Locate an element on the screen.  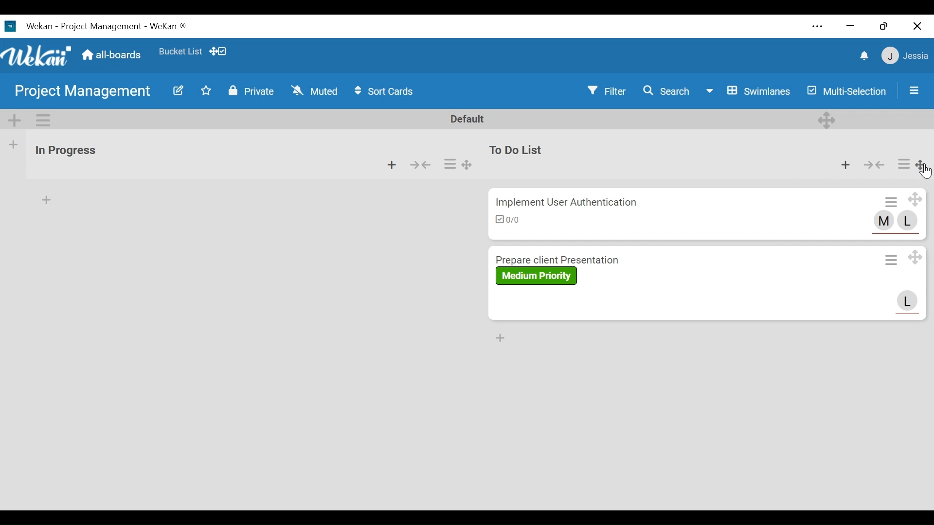
Drag is located at coordinates (468, 163).